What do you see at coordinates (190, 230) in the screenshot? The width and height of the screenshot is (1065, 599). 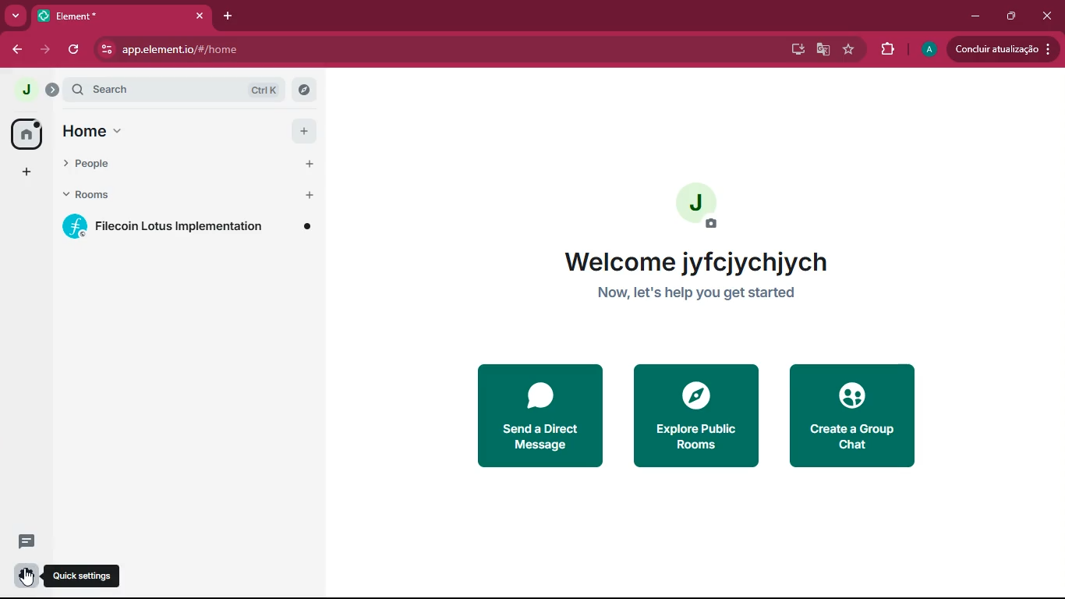 I see `filecoin lotus implementation` at bounding box center [190, 230].